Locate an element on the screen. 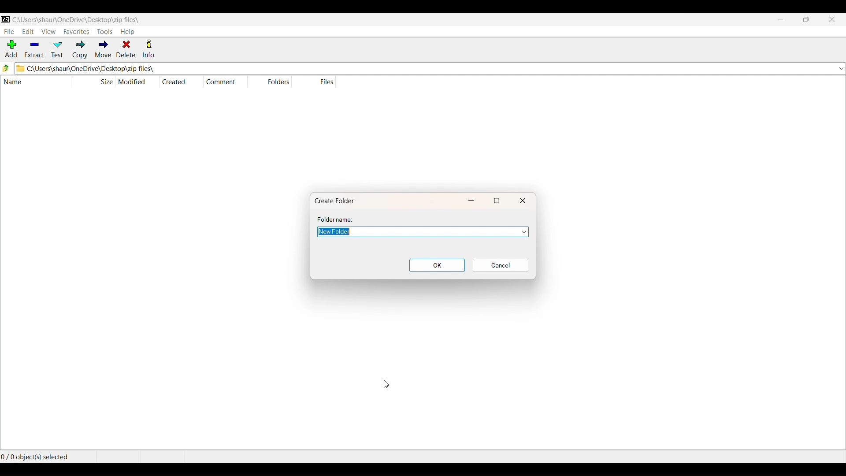  FILE is located at coordinates (8, 31).